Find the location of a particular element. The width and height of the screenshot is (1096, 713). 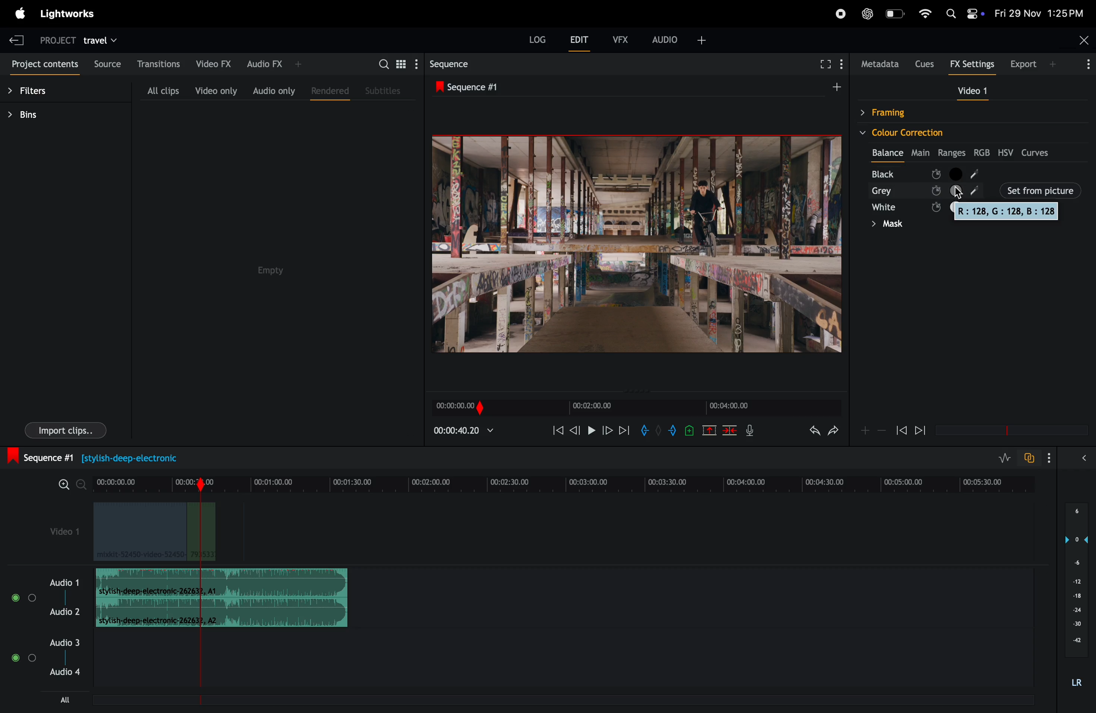

control panel is located at coordinates (976, 15).